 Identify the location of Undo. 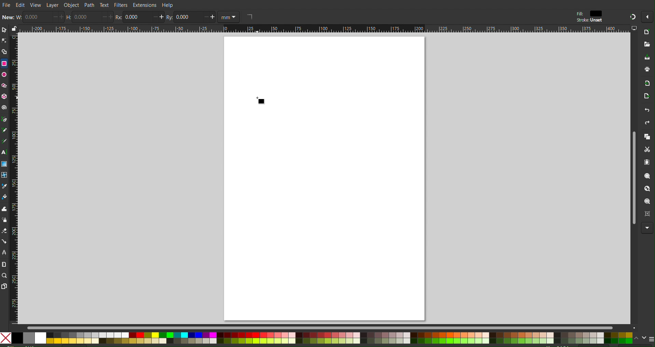
(643, 111).